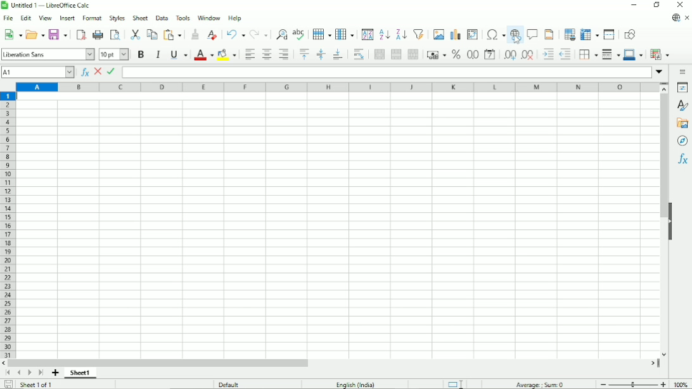 The width and height of the screenshot is (692, 389). What do you see at coordinates (588, 54) in the screenshot?
I see `Borders` at bounding box center [588, 54].